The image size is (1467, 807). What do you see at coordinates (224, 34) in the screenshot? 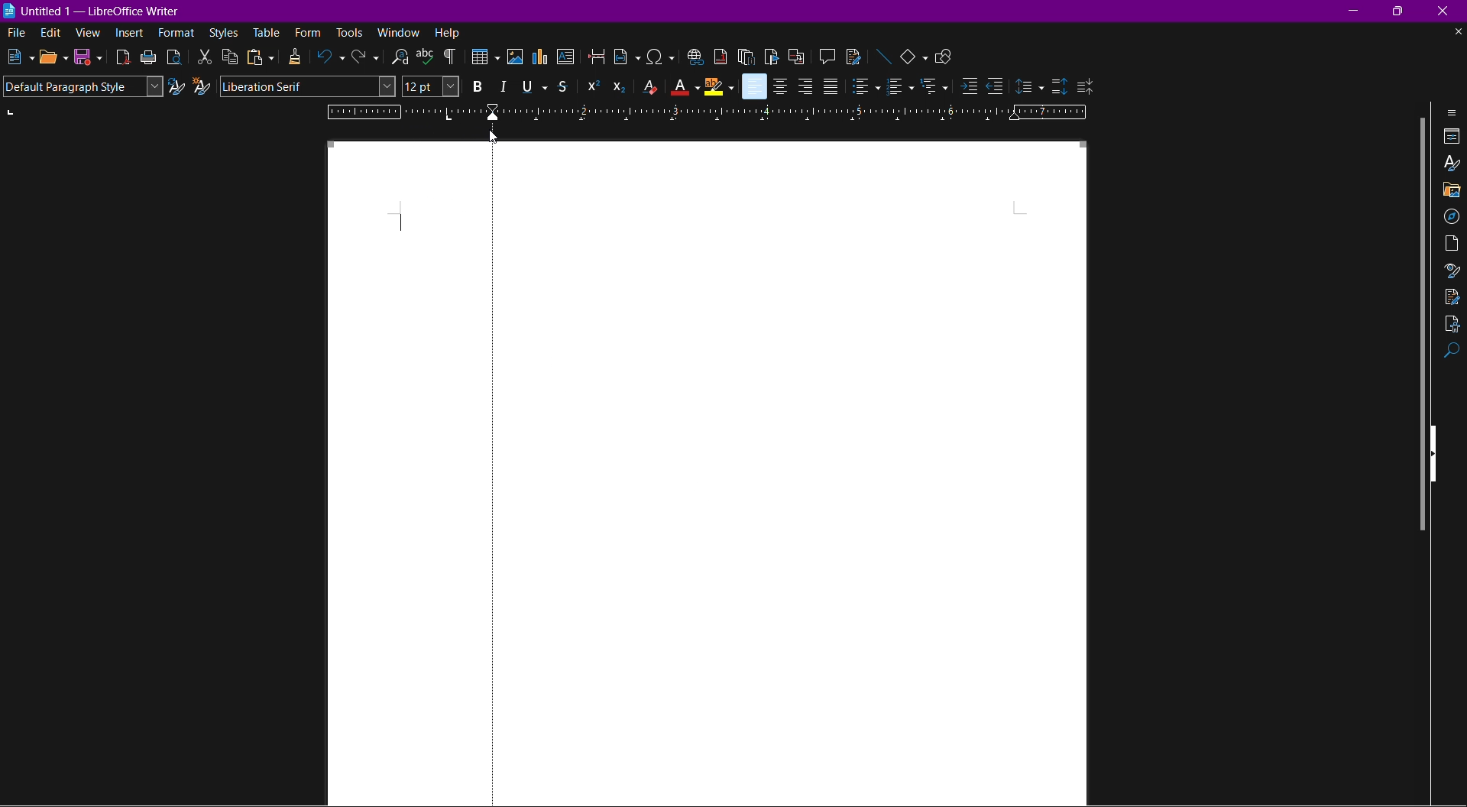
I see `Styles` at bounding box center [224, 34].